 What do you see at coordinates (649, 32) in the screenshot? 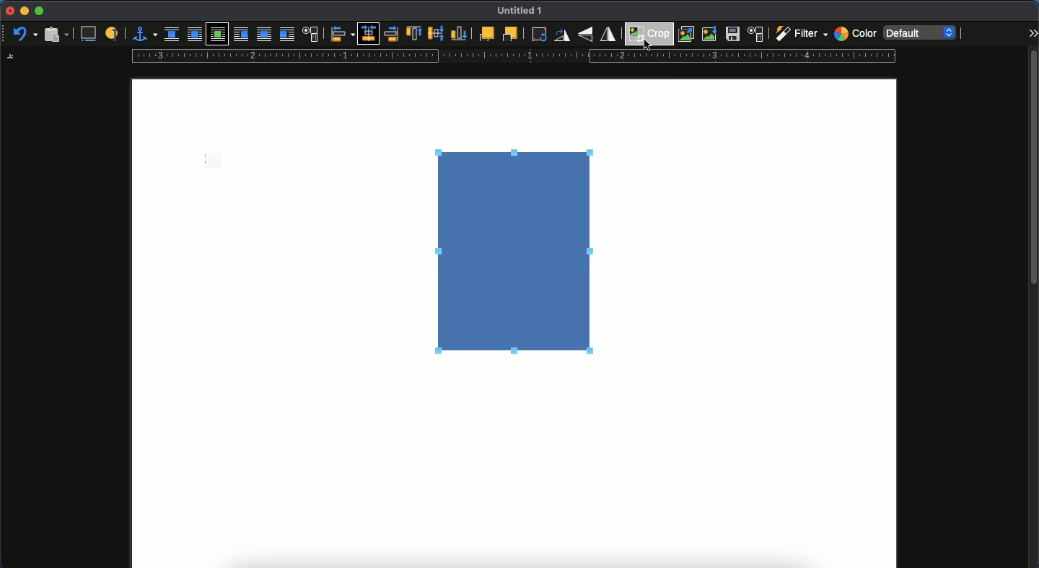
I see `crop` at bounding box center [649, 32].